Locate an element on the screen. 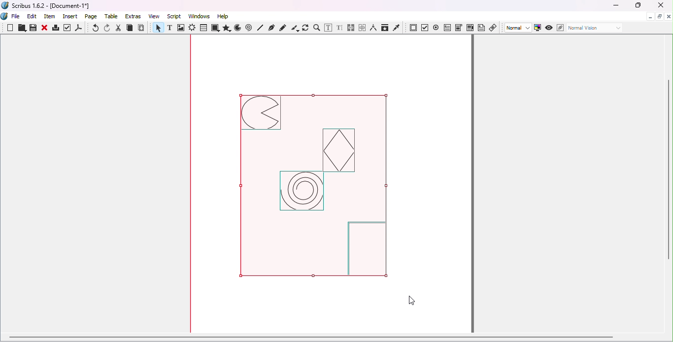  View is located at coordinates (156, 16).